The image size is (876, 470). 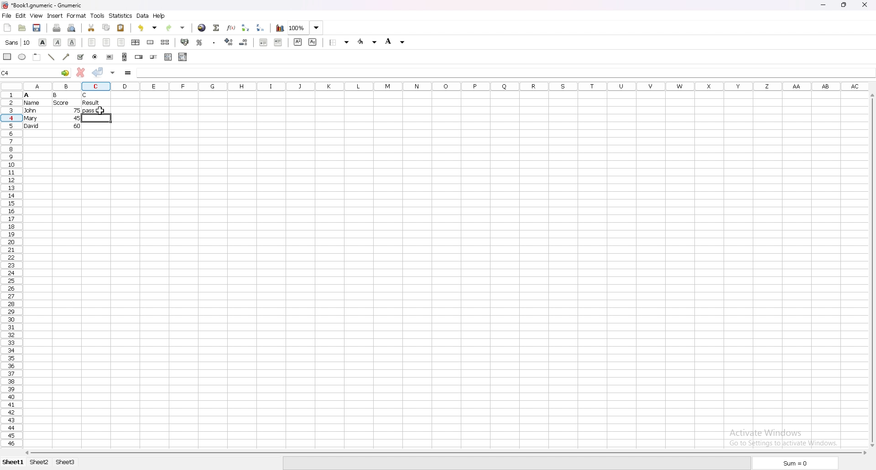 I want to click on slider, so click(x=154, y=56).